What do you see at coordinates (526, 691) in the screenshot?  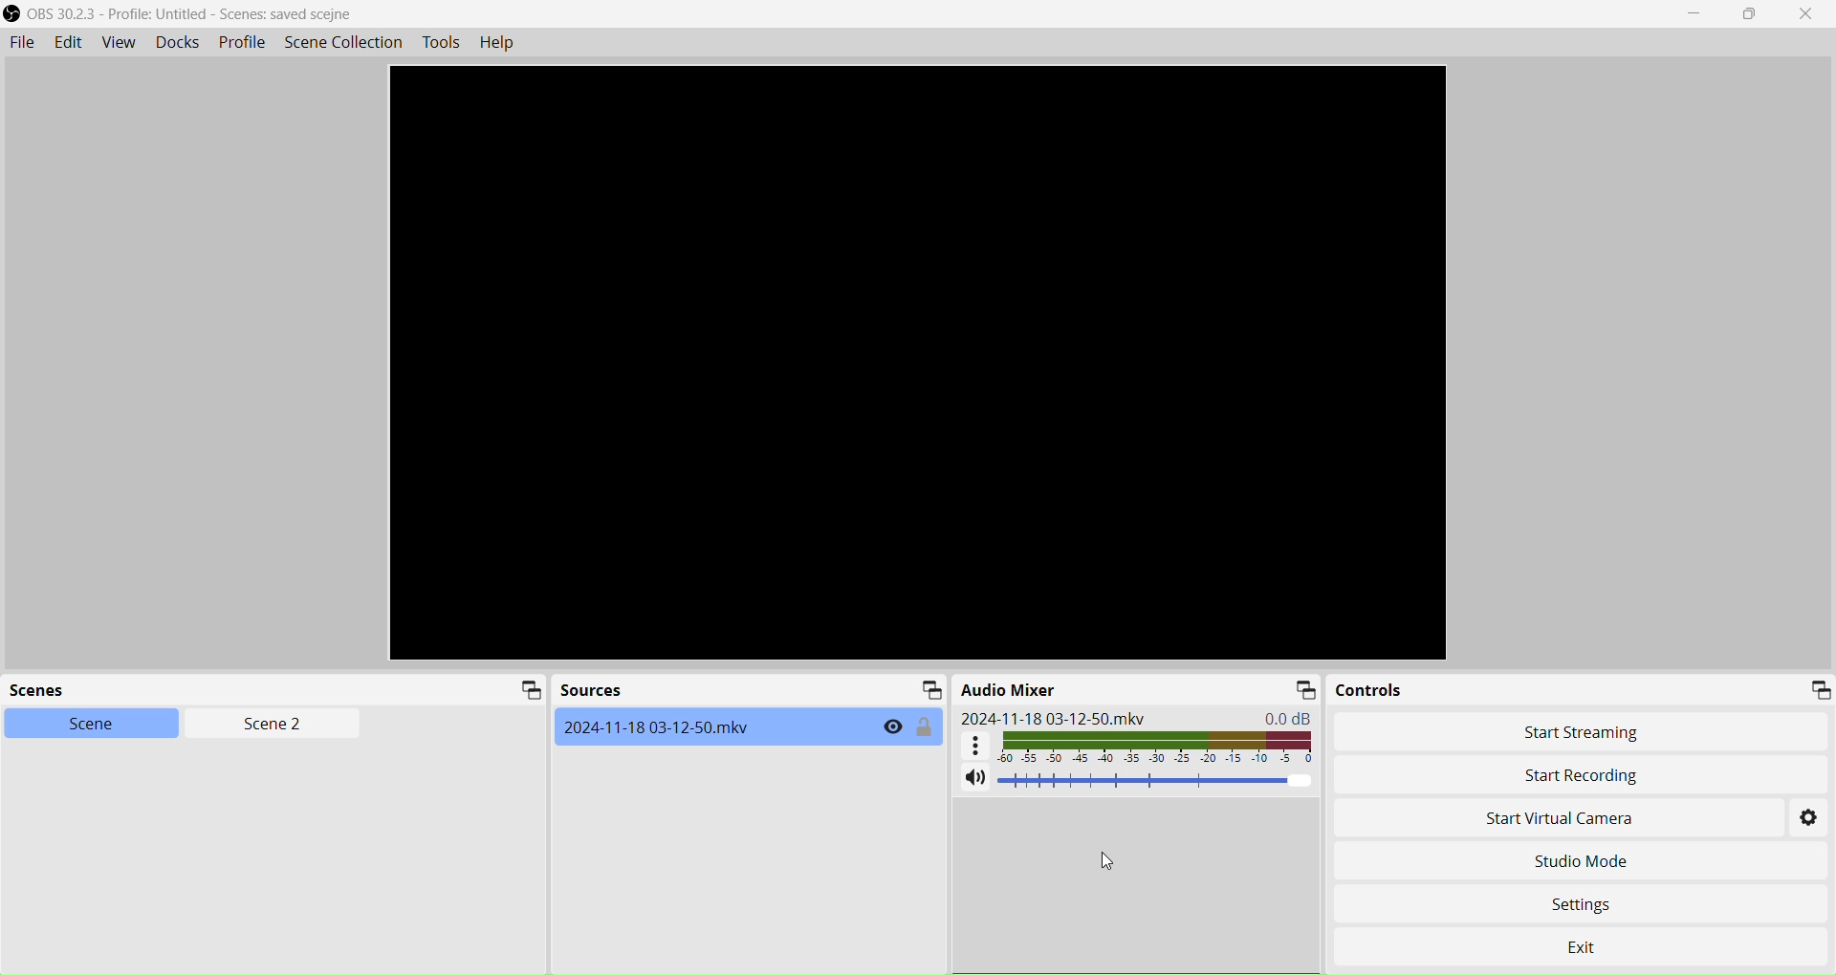 I see `Expand` at bounding box center [526, 691].